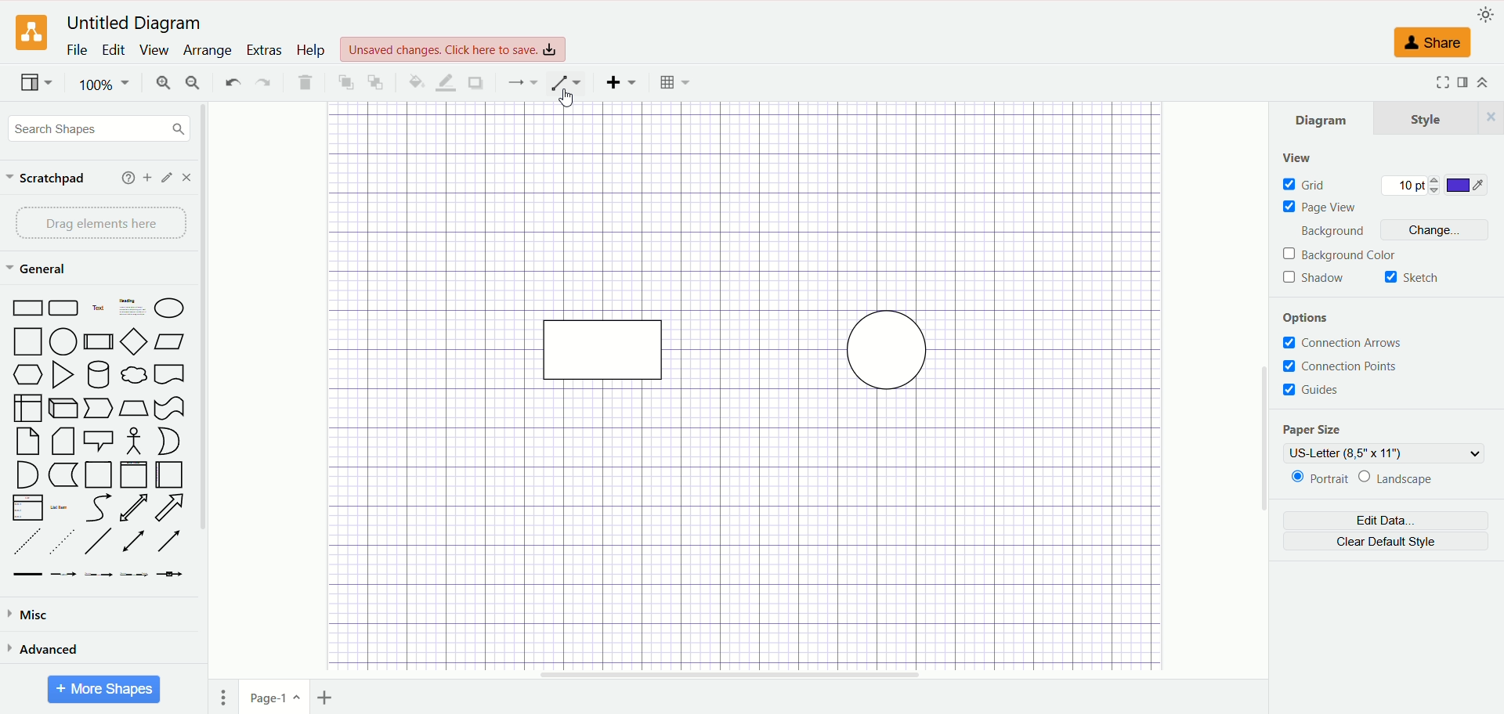 Image resolution: width=1504 pixels, height=714 pixels. Describe the element at coordinates (98, 308) in the screenshot. I see `Text` at that location.